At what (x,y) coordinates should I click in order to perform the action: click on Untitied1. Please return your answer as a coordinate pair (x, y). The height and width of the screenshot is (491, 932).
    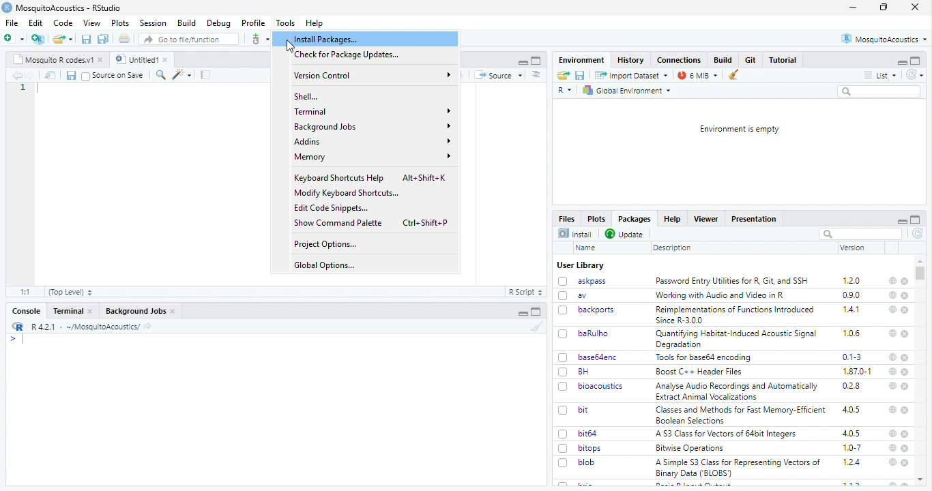
    Looking at the image, I should click on (135, 59).